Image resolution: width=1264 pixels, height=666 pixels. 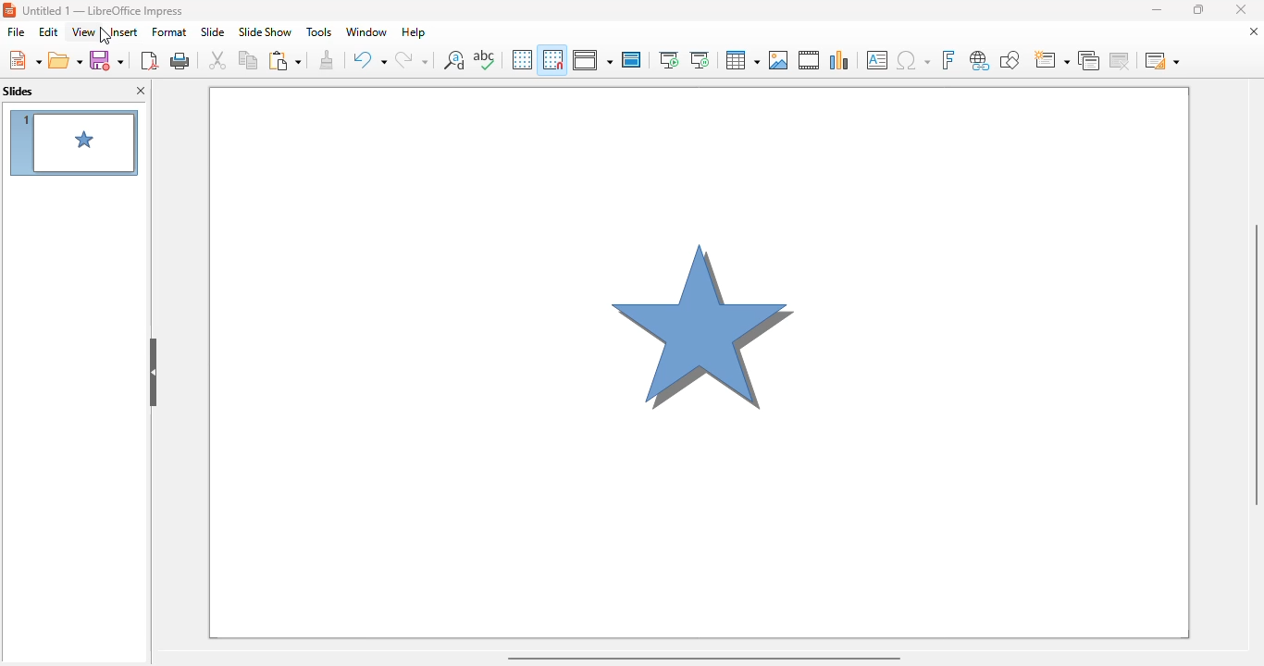 What do you see at coordinates (149, 59) in the screenshot?
I see `export directly as PDF` at bounding box center [149, 59].